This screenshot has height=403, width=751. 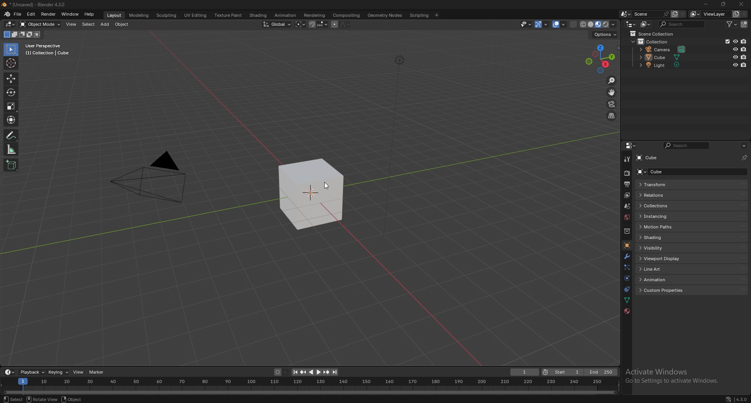 I want to click on collection, so click(x=626, y=231).